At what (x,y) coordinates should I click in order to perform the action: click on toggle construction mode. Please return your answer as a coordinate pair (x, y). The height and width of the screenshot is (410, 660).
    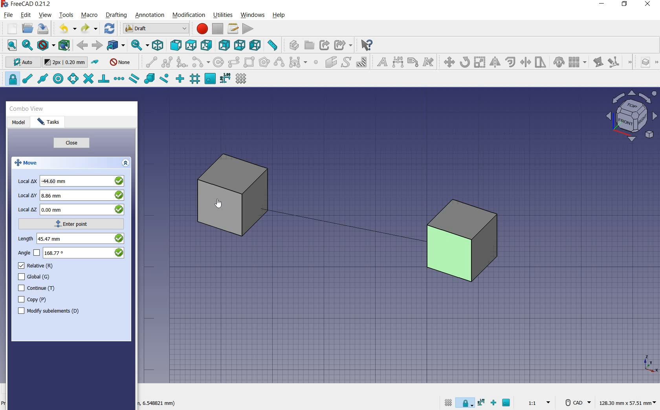
    Looking at the image, I should click on (96, 62).